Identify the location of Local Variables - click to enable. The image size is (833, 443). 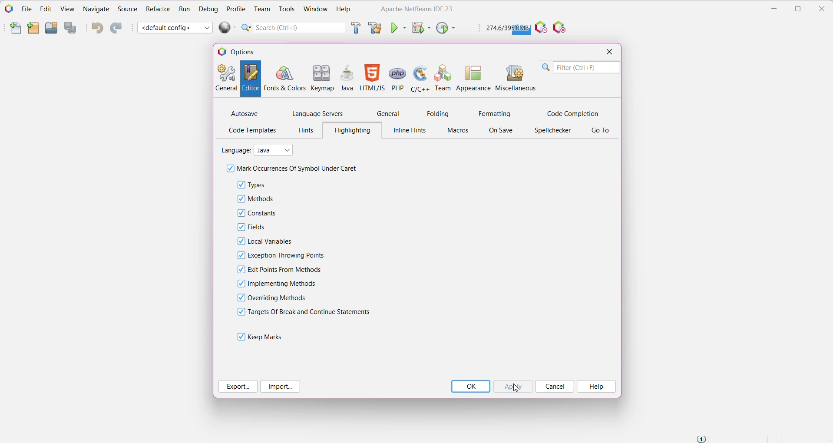
(272, 241).